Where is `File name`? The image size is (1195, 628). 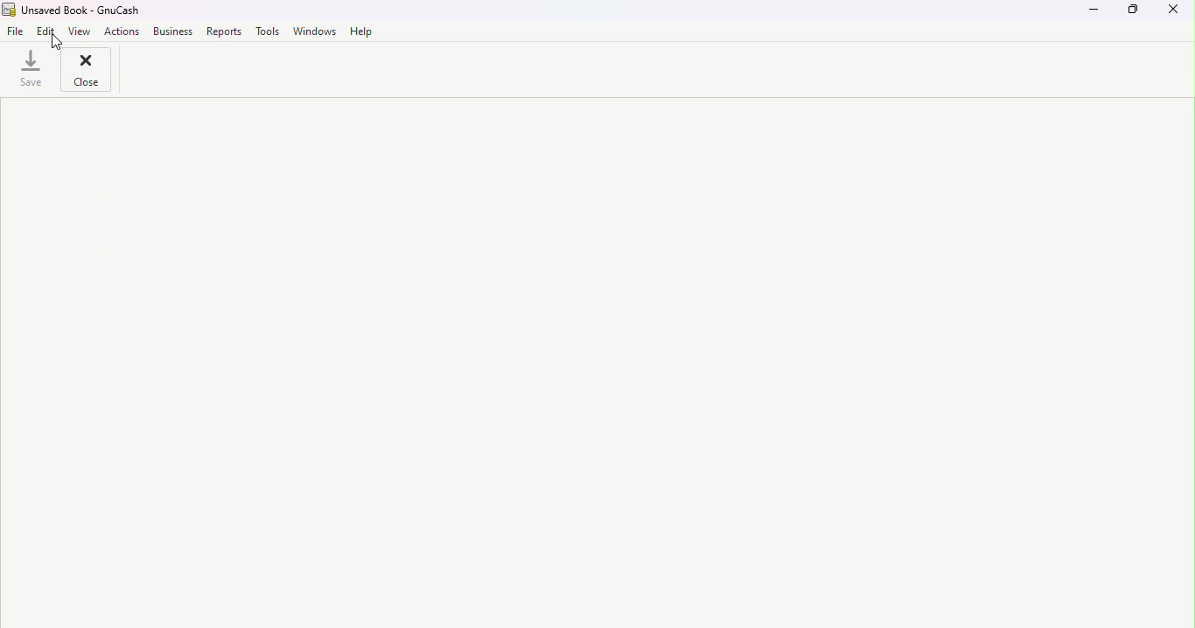
File name is located at coordinates (18, 33).